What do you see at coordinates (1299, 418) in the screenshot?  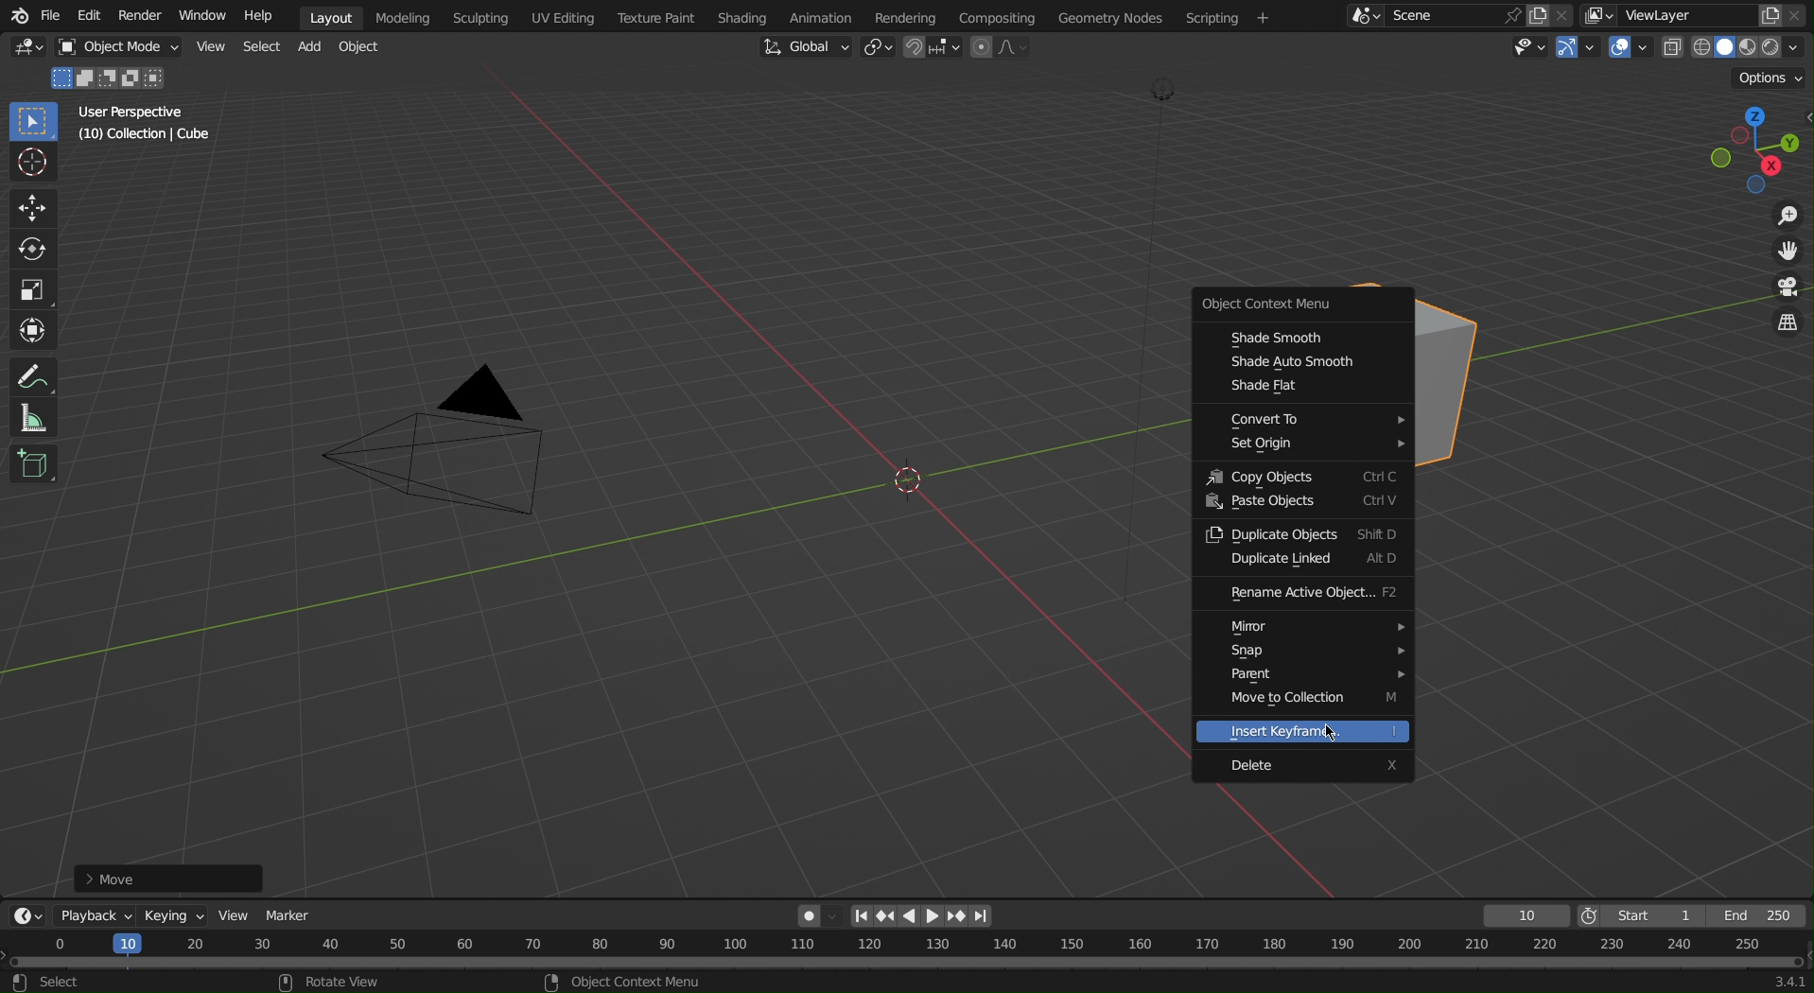 I see `Convert To` at bounding box center [1299, 418].